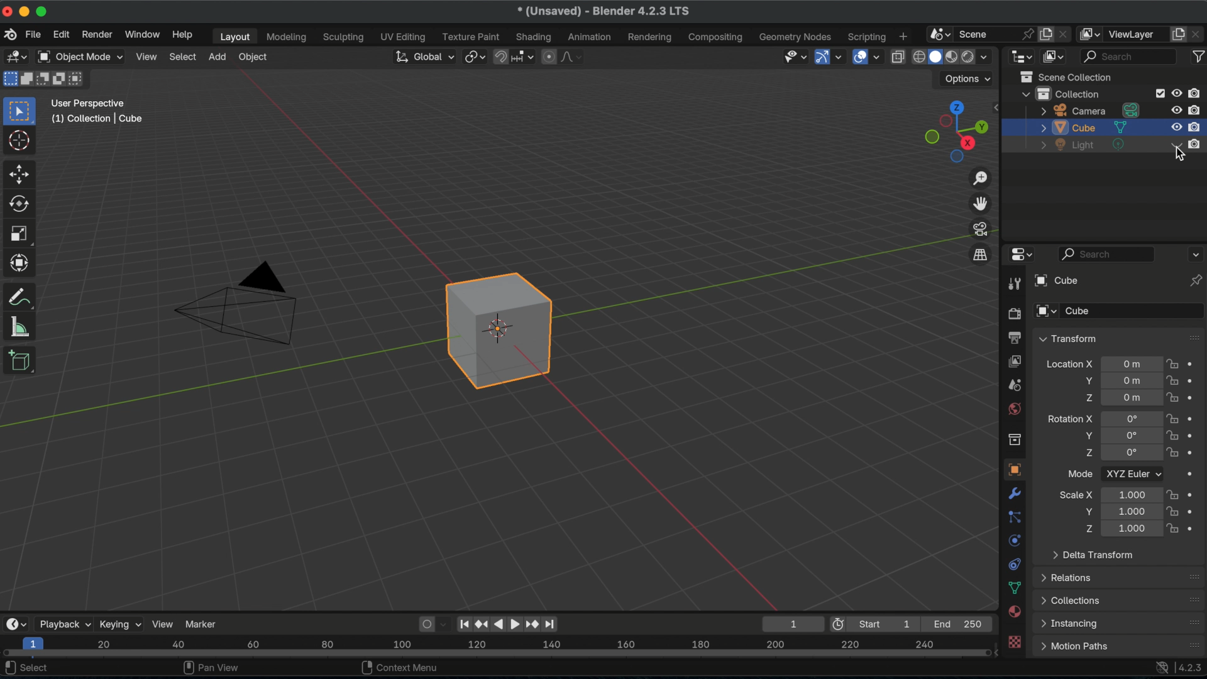 The height and width of the screenshot is (679, 1207). What do you see at coordinates (1198, 36) in the screenshot?
I see `remove view layer` at bounding box center [1198, 36].